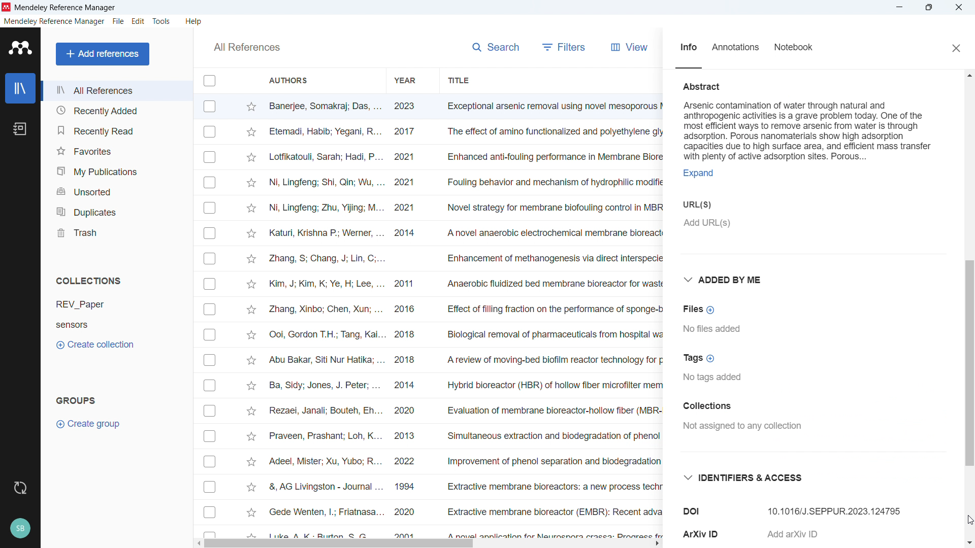 The width and height of the screenshot is (975, 548). Describe the element at coordinates (969, 74) in the screenshot. I see `Scroll up ` at that location.